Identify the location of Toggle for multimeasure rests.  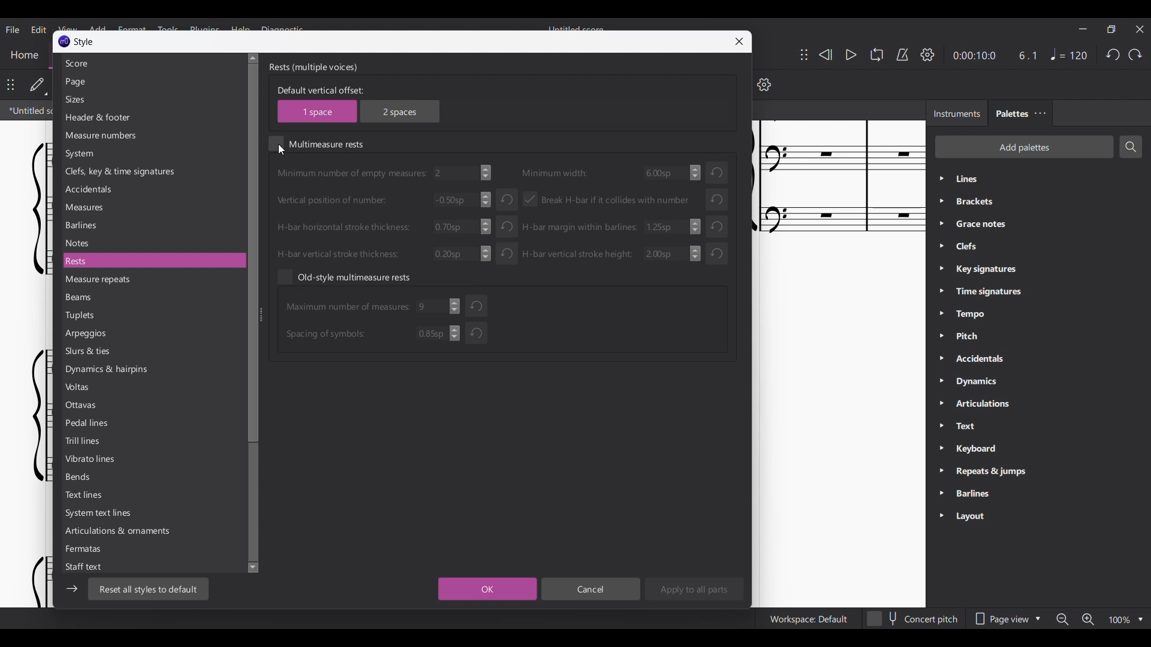
(315, 143).